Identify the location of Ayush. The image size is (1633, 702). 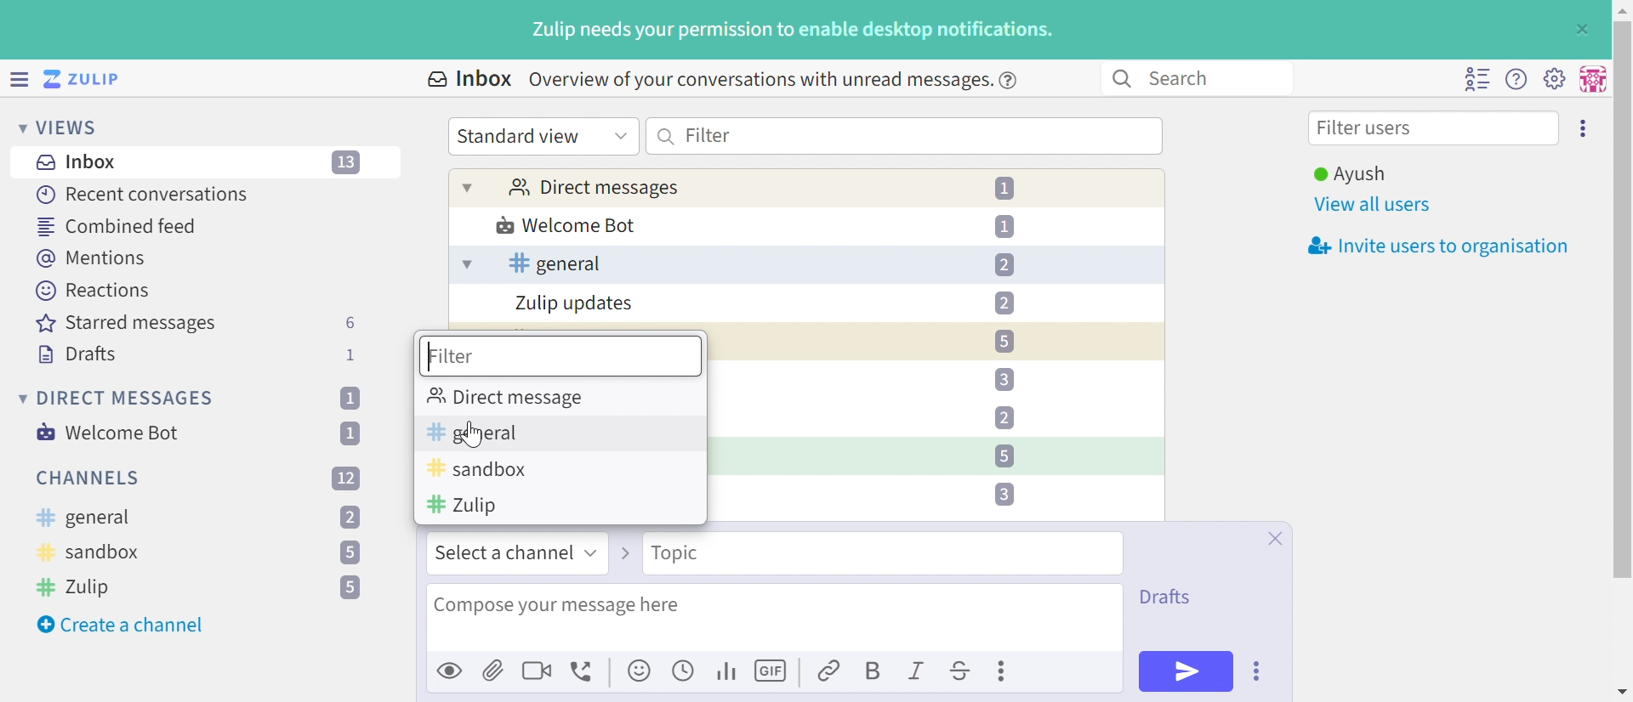
(1348, 174).